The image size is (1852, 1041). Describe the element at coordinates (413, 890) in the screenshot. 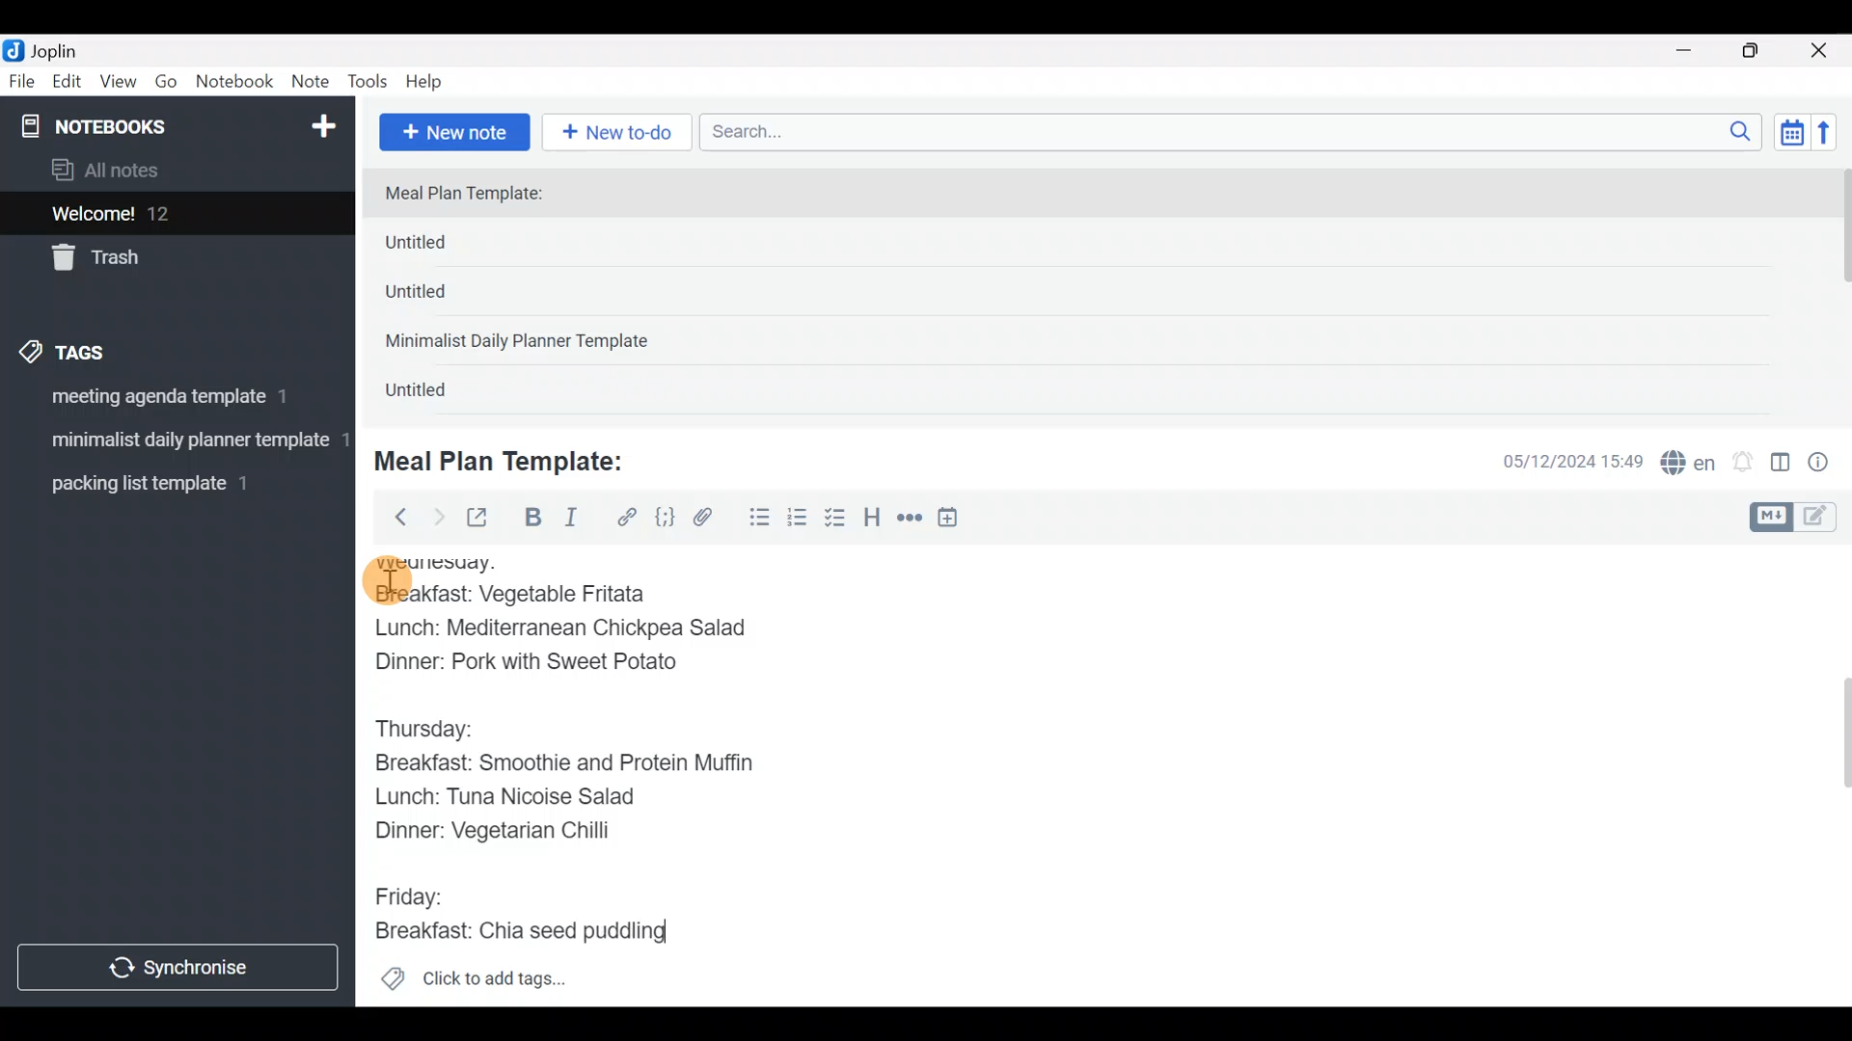

I see `Friday:` at that location.